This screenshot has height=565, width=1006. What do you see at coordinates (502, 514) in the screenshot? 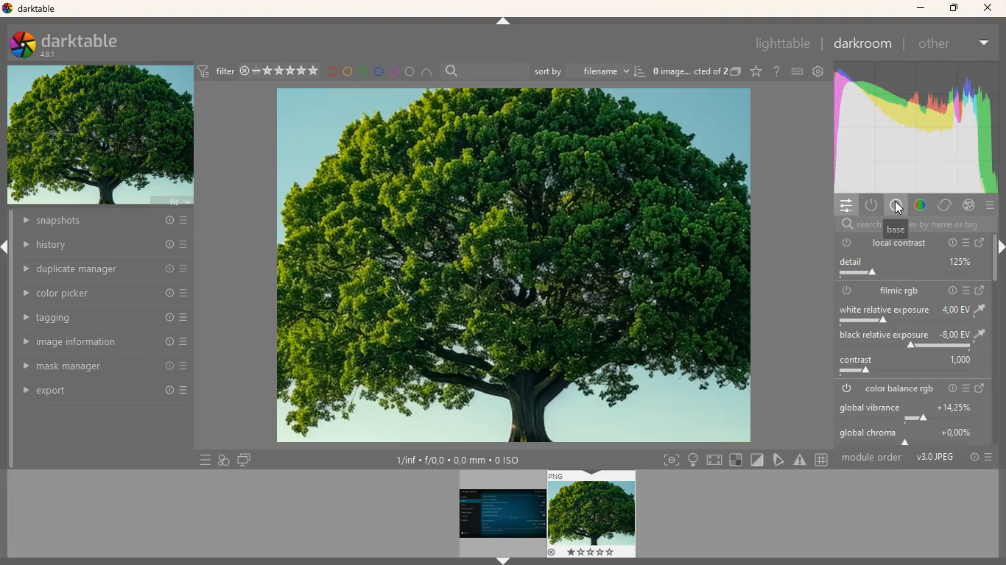
I see `image` at bounding box center [502, 514].